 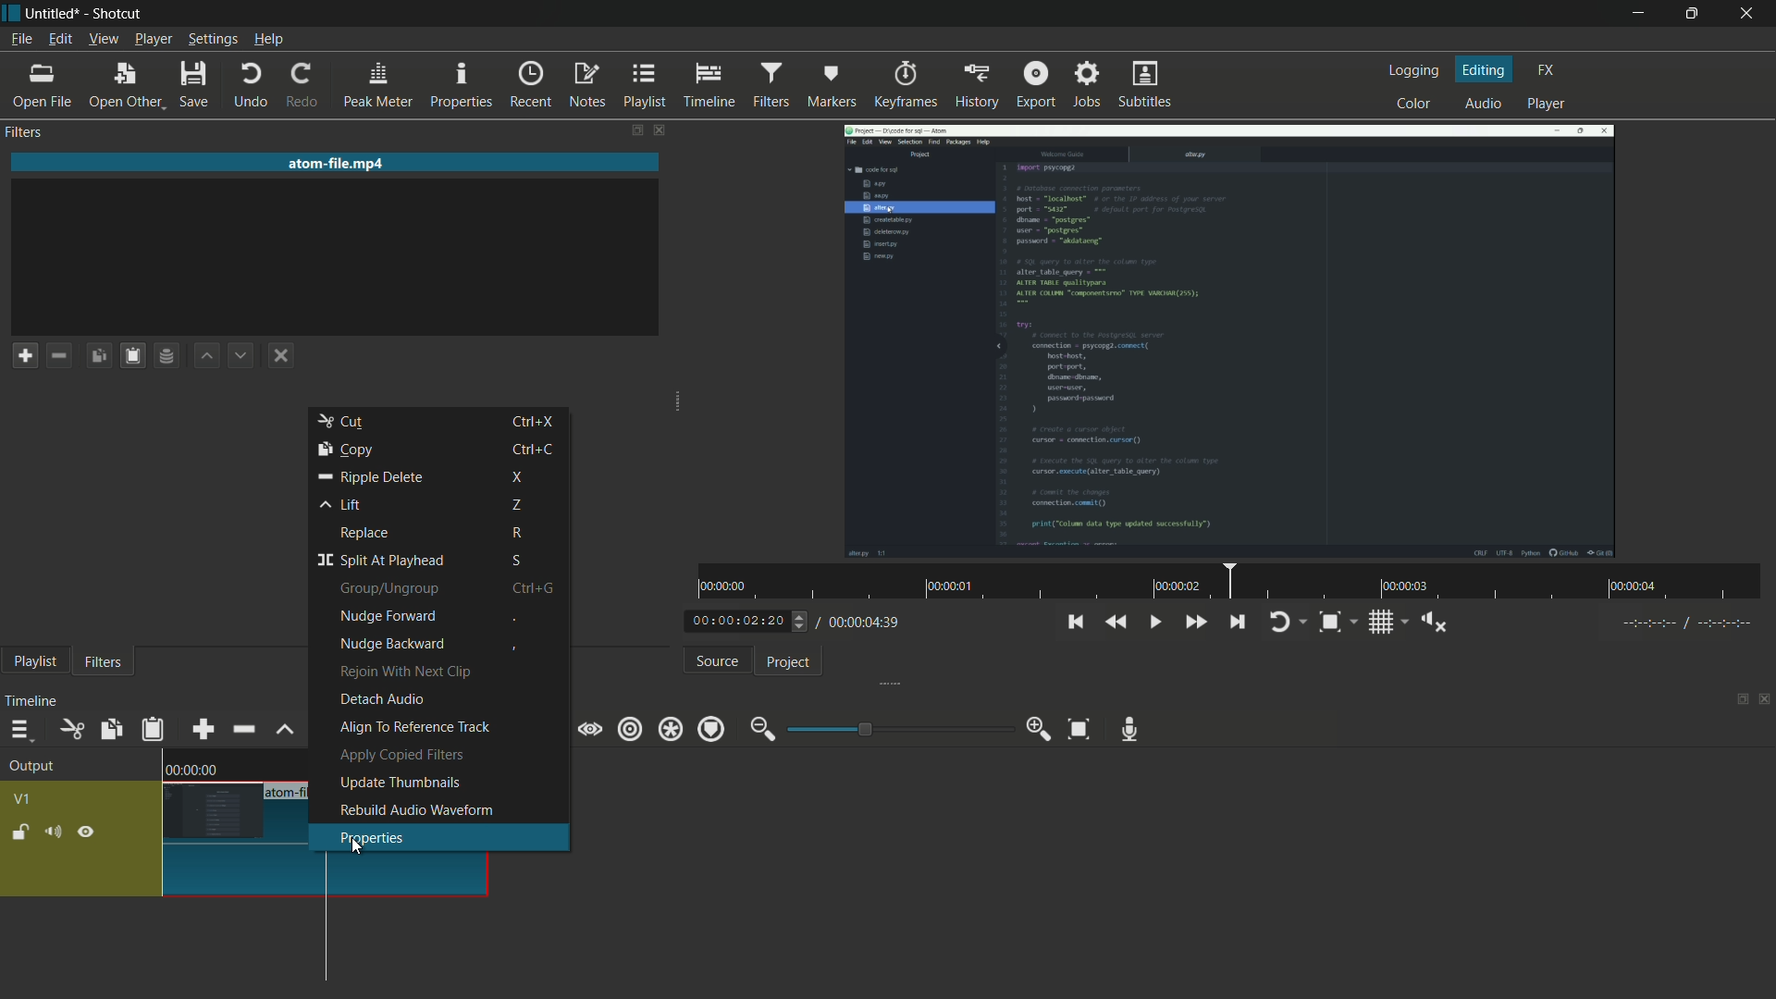 I want to click on playlist, so click(x=34, y=661).